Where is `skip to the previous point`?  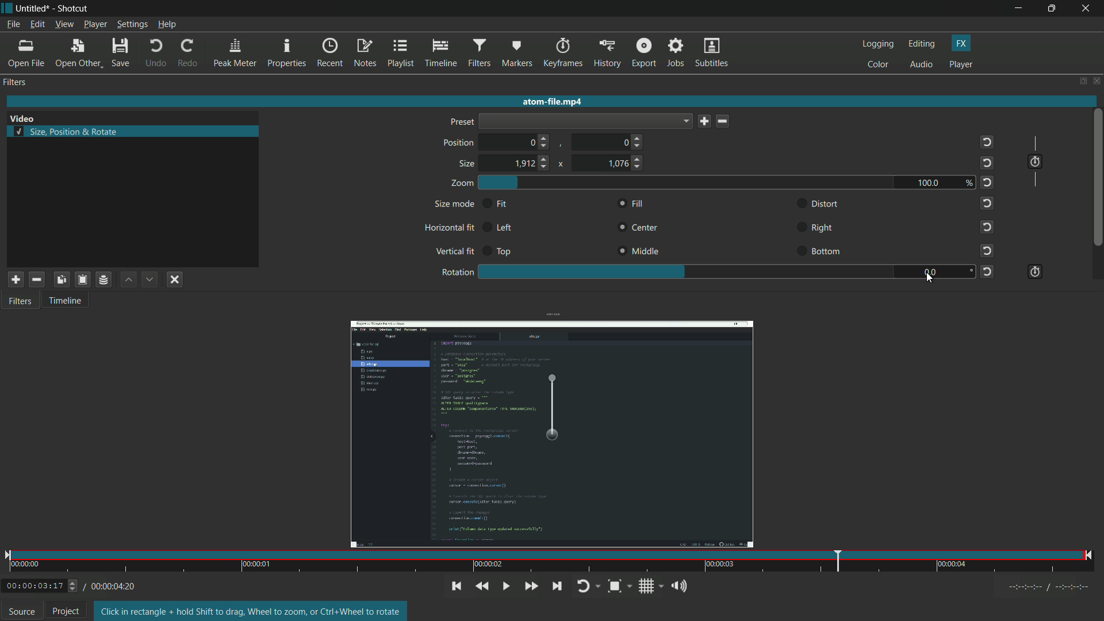
skip to the previous point is located at coordinates (457, 586).